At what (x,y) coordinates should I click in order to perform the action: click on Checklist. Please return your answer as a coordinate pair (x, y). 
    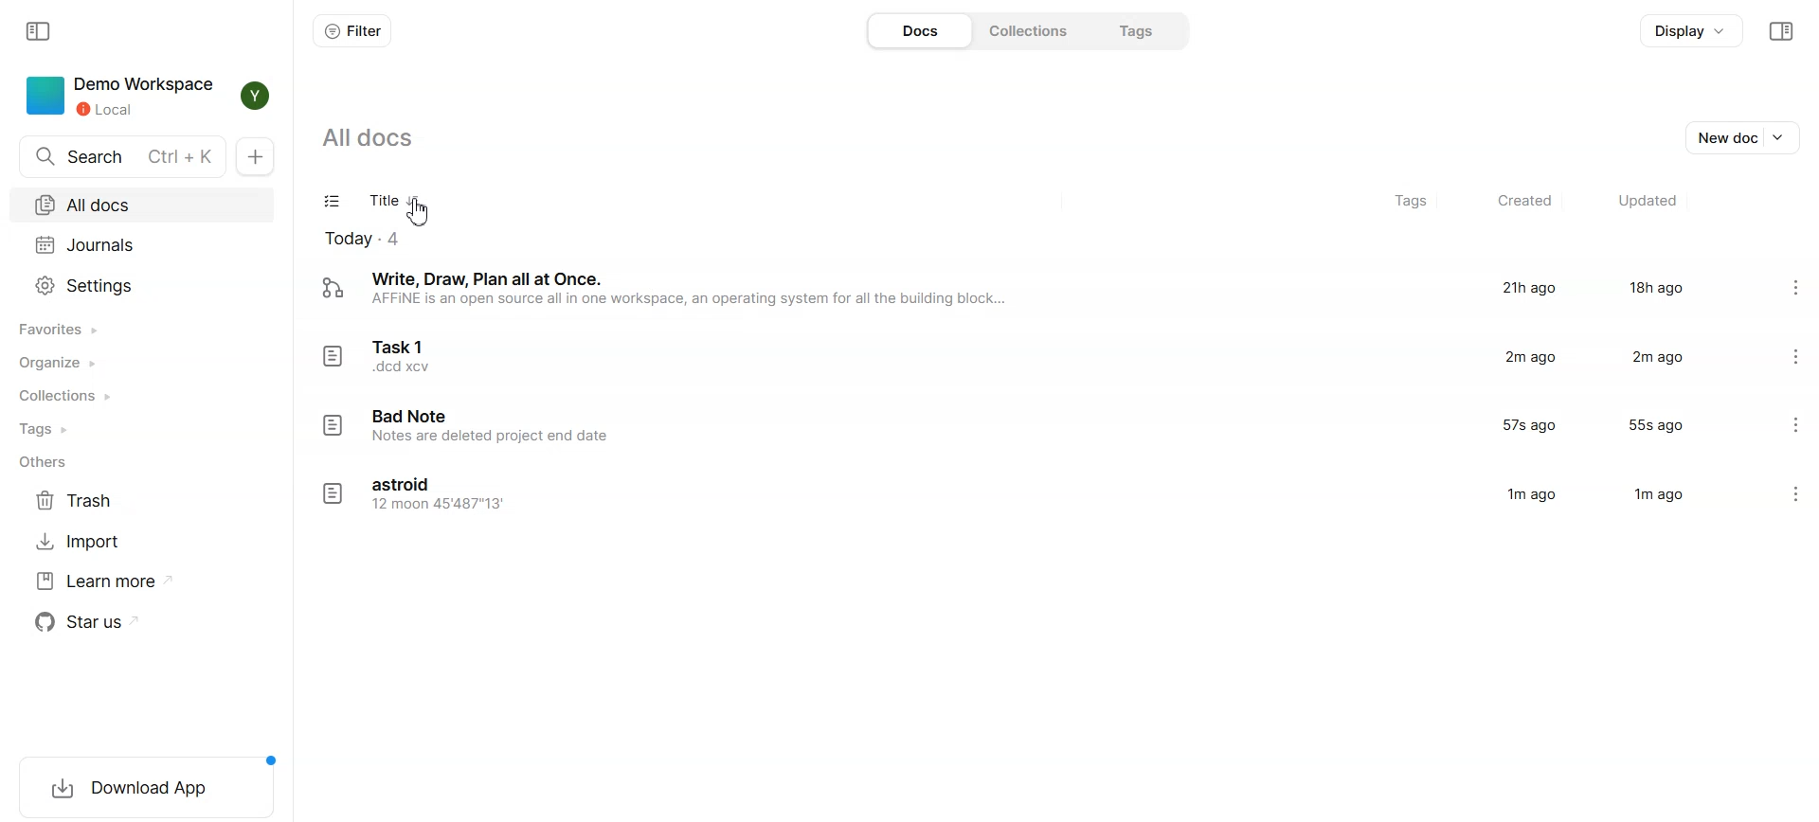
    Looking at the image, I should click on (332, 201).